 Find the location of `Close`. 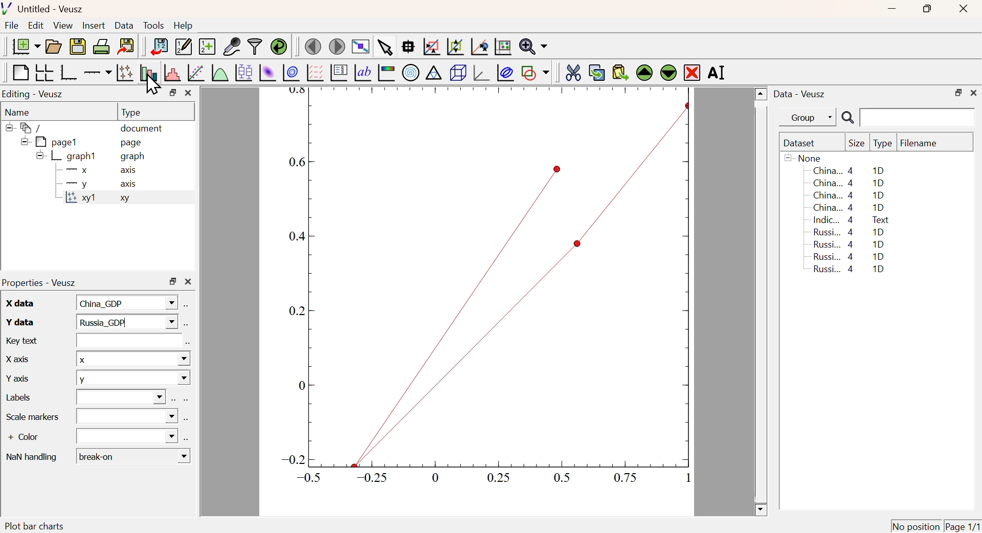

Close is located at coordinates (188, 282).